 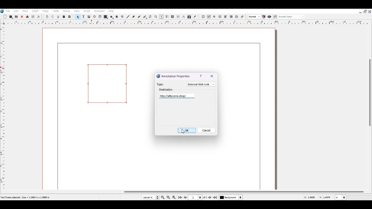 I want to click on Horizontal Scroll bar, so click(x=186, y=192).